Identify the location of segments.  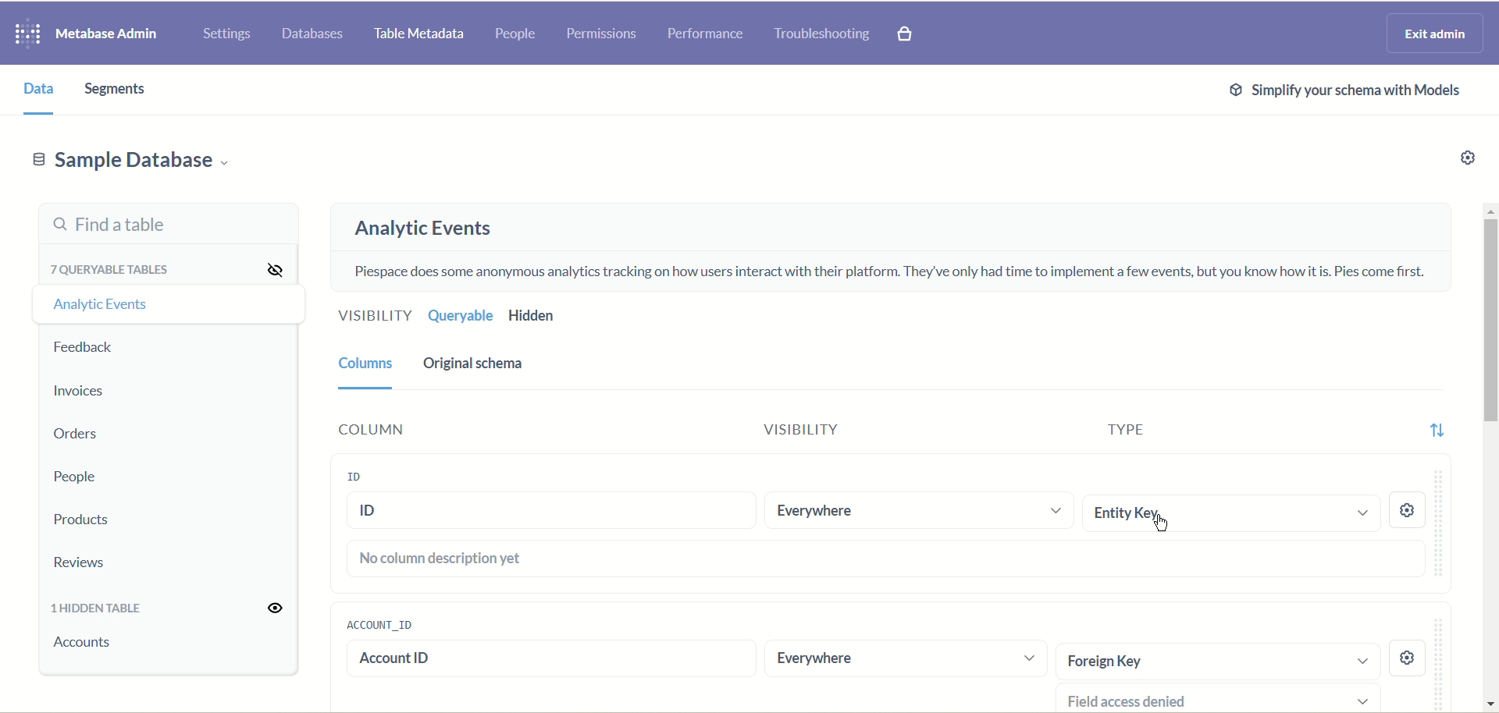
(118, 89).